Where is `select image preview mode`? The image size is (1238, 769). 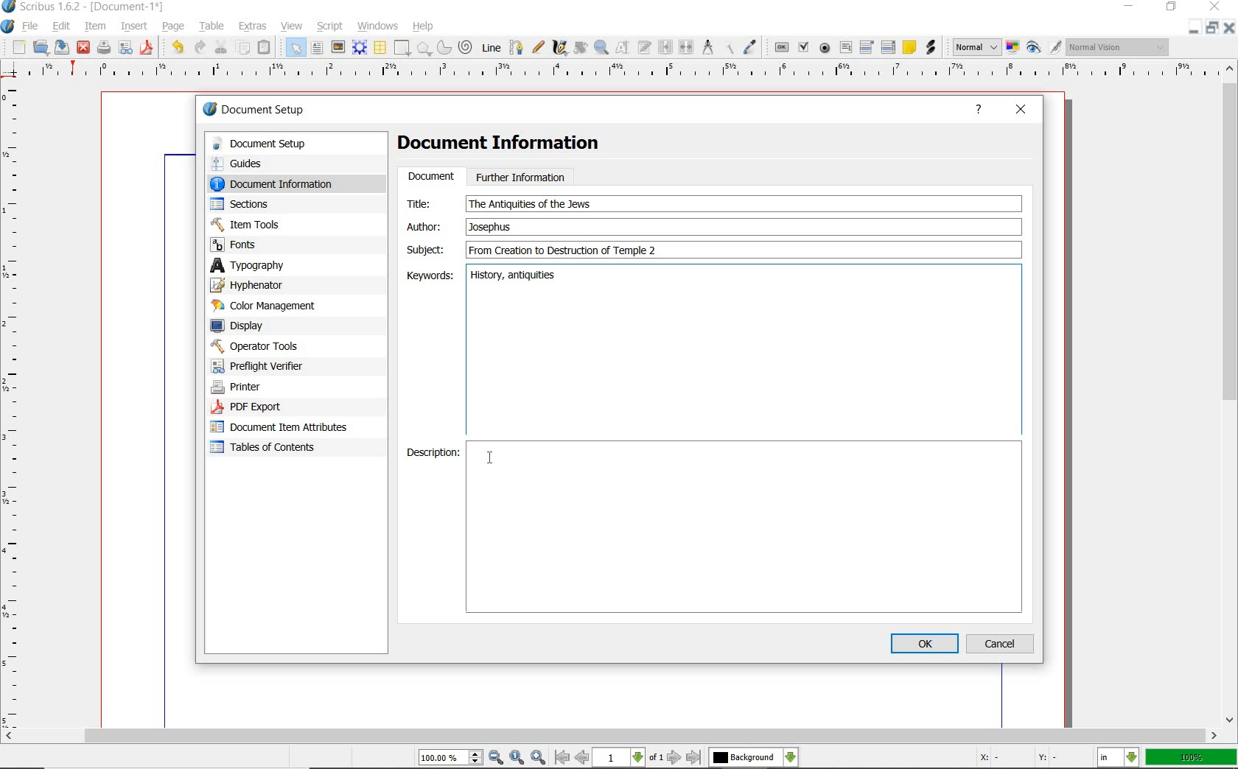
select image preview mode is located at coordinates (976, 48).